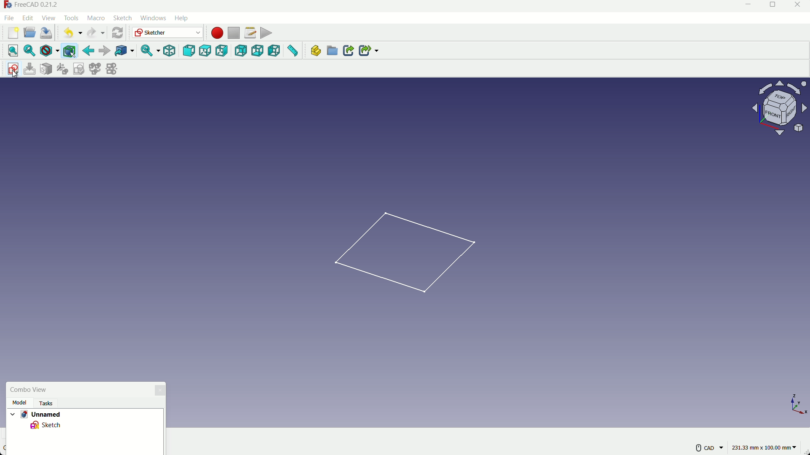  I want to click on undo, so click(71, 32).